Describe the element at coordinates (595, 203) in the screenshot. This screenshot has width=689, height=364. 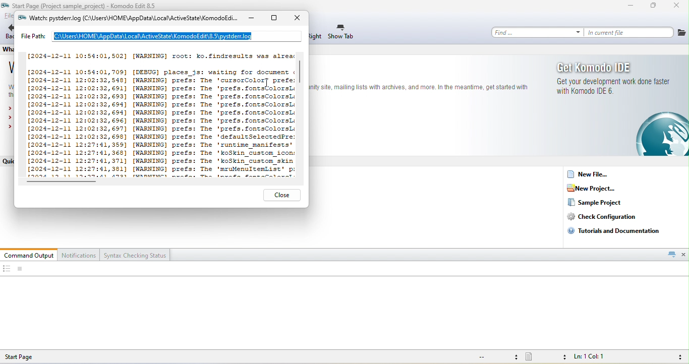
I see `sample project` at that location.